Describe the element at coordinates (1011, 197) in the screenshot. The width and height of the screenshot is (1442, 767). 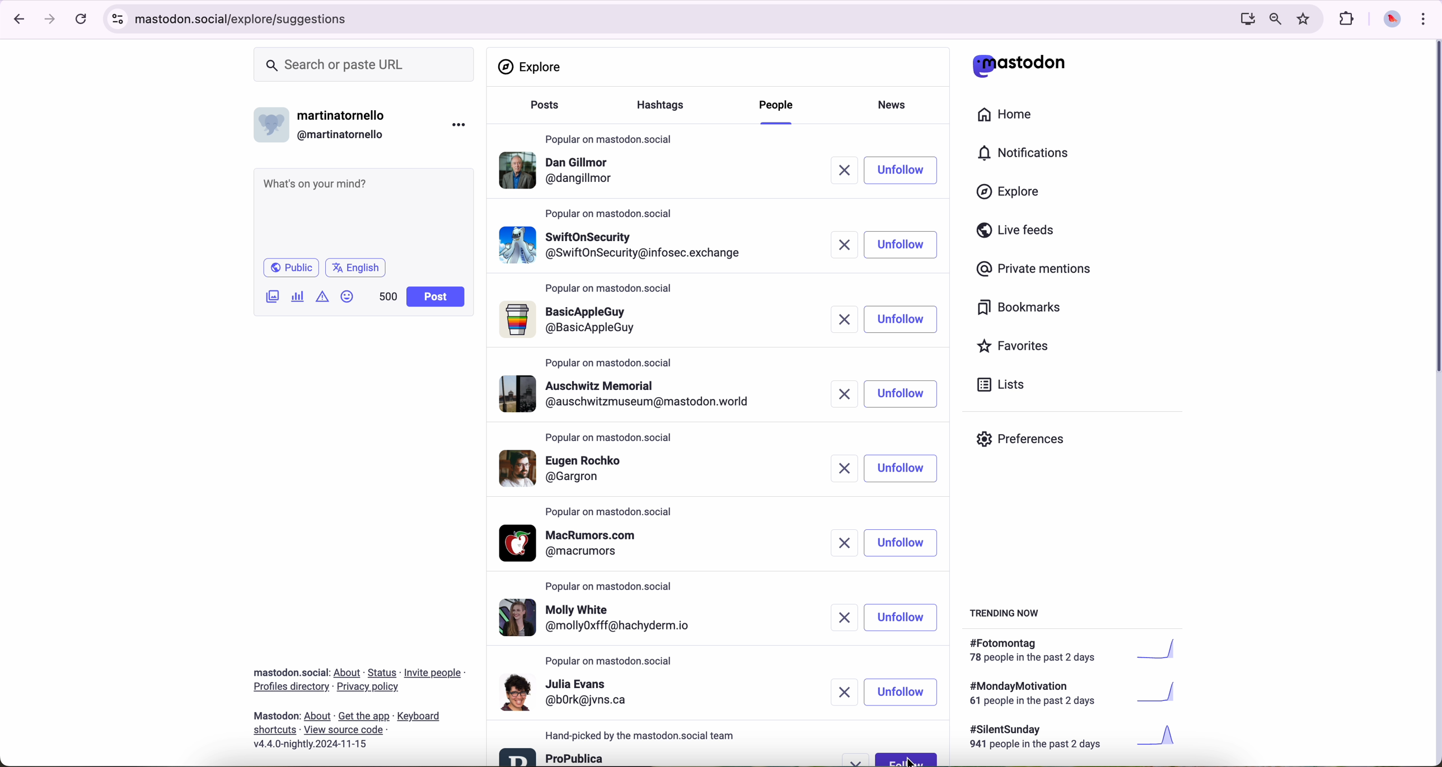
I see `click on explore button` at that location.